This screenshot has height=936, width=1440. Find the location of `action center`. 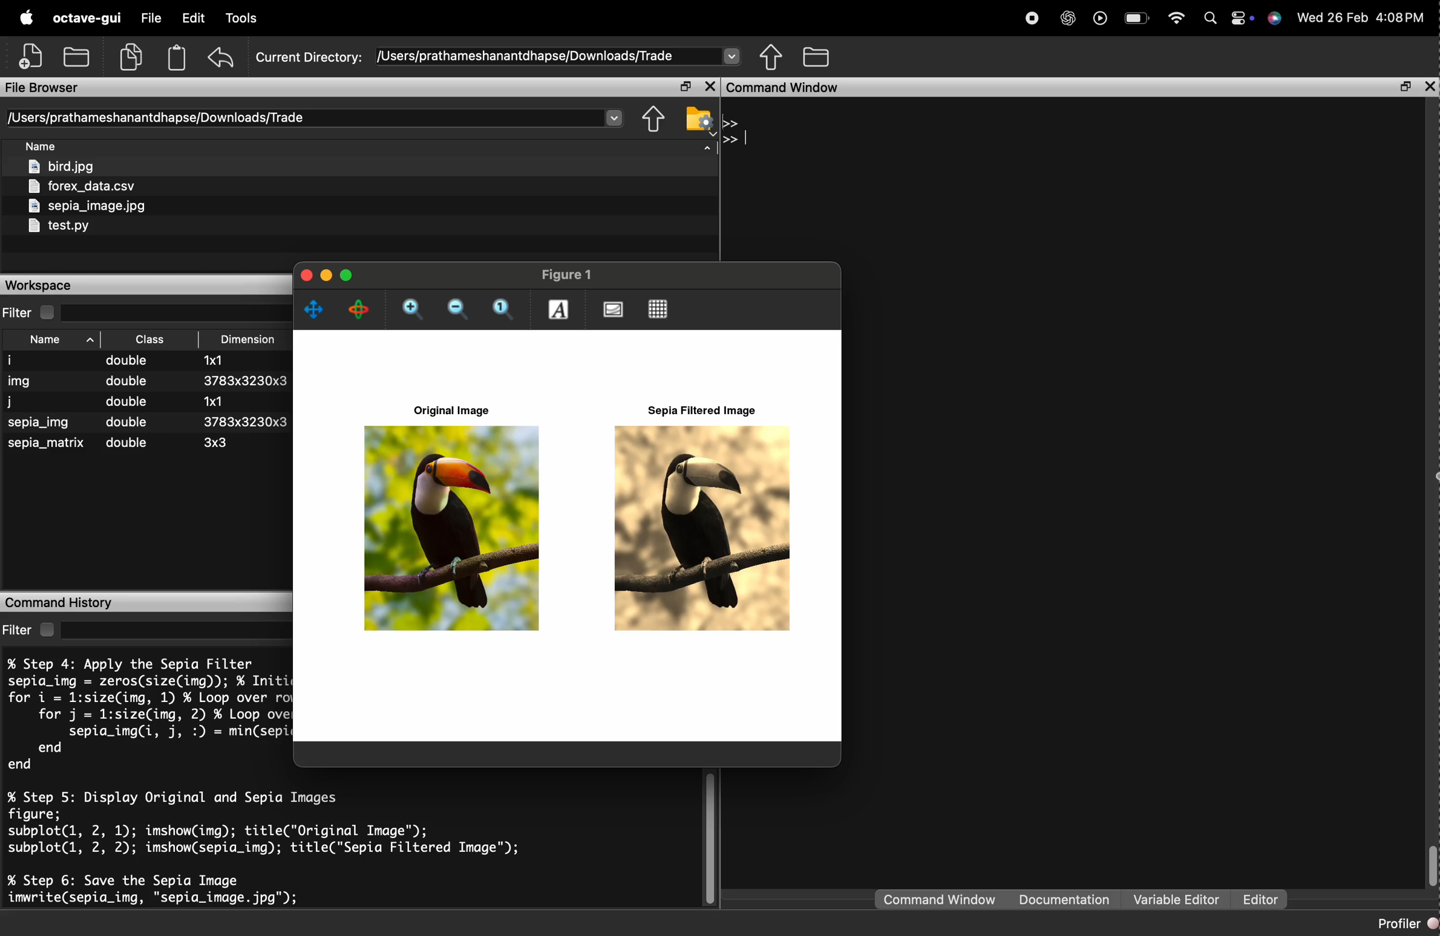

action center is located at coordinates (1243, 19).